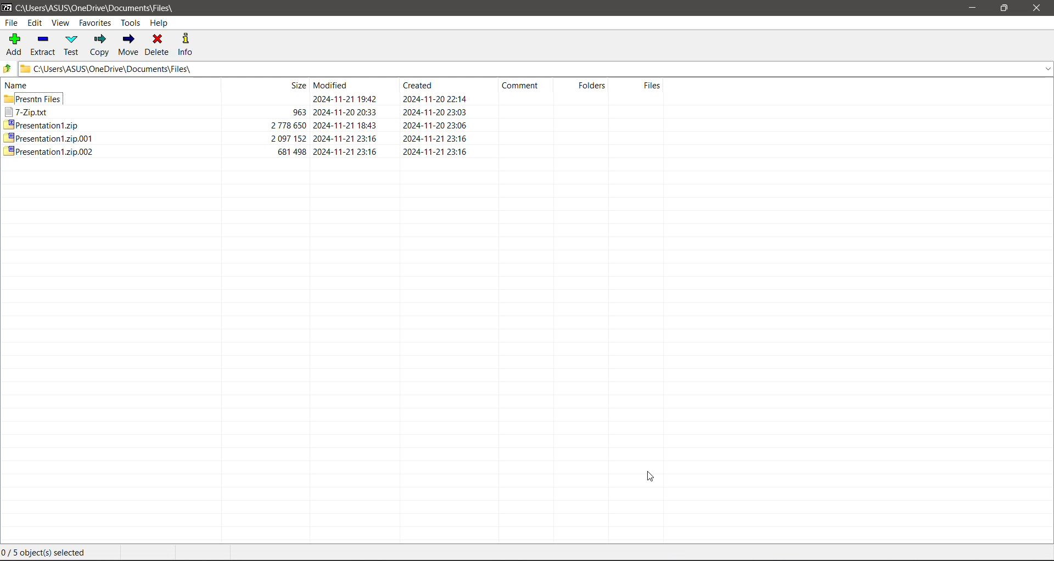  I want to click on Application Logo, so click(7, 8).